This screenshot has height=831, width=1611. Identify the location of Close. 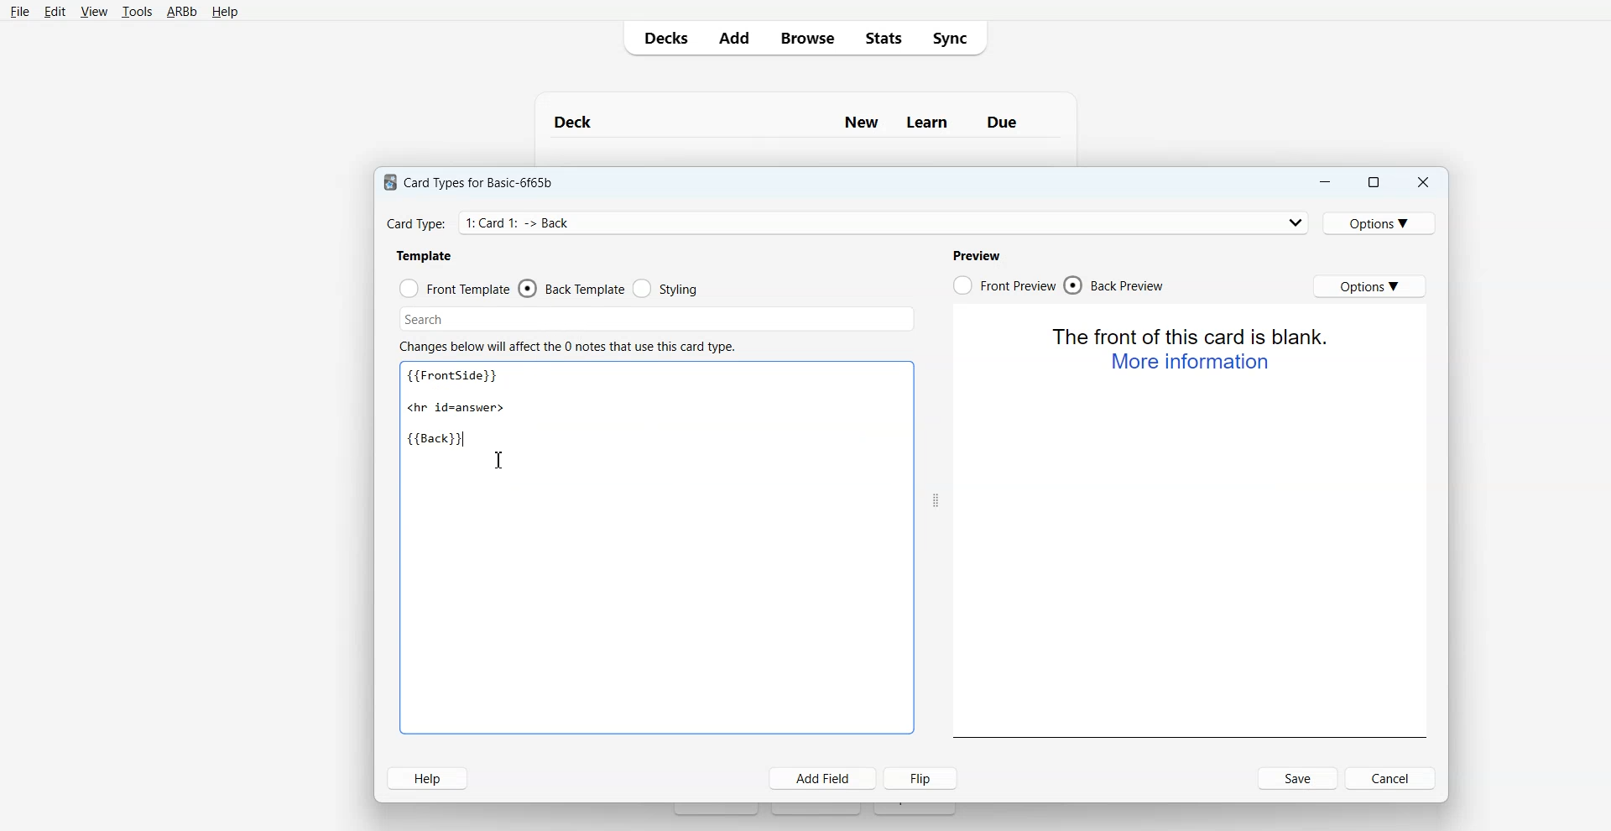
(1423, 181).